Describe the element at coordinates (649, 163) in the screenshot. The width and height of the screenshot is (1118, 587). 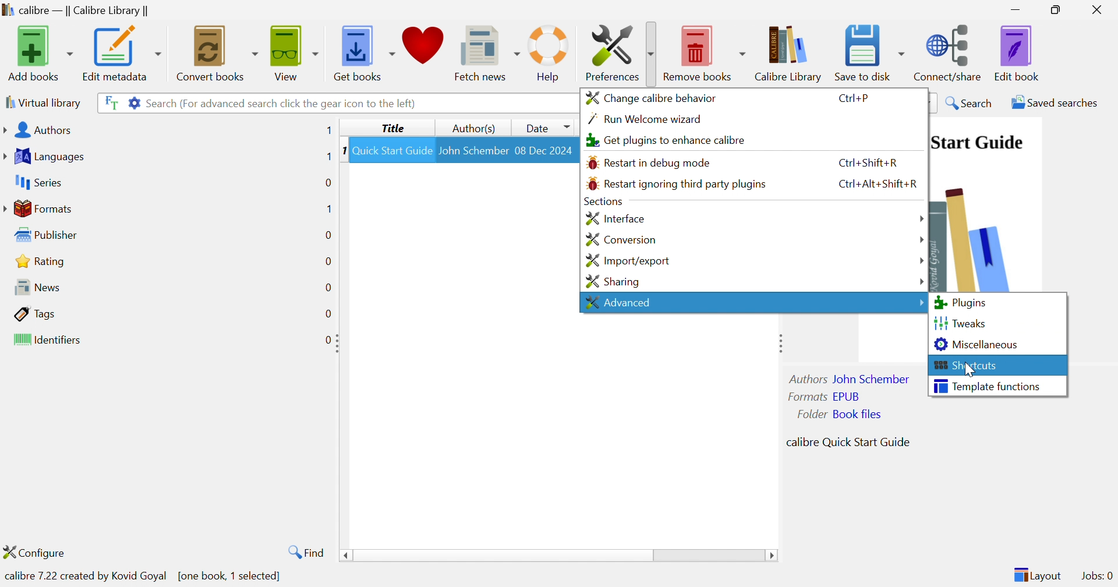
I see `Restart in debug mode` at that location.